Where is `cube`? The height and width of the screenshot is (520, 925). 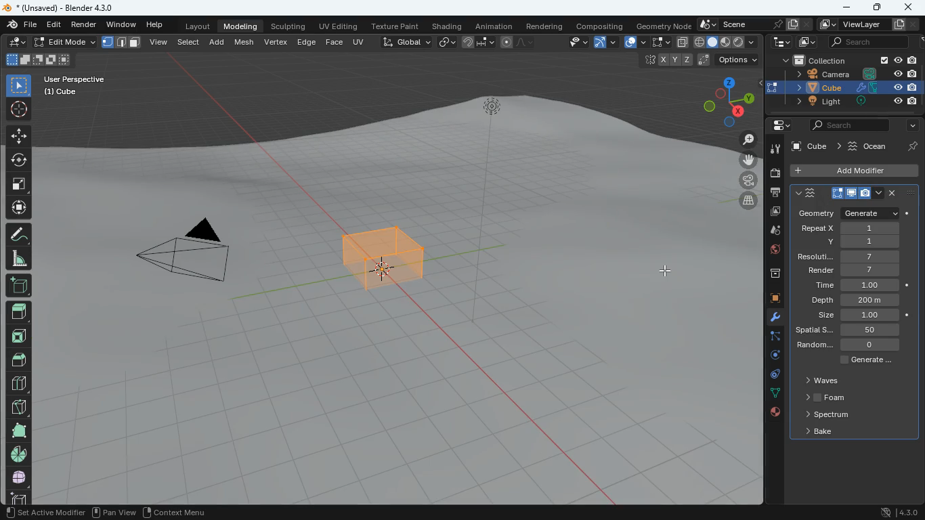
cube is located at coordinates (846, 87).